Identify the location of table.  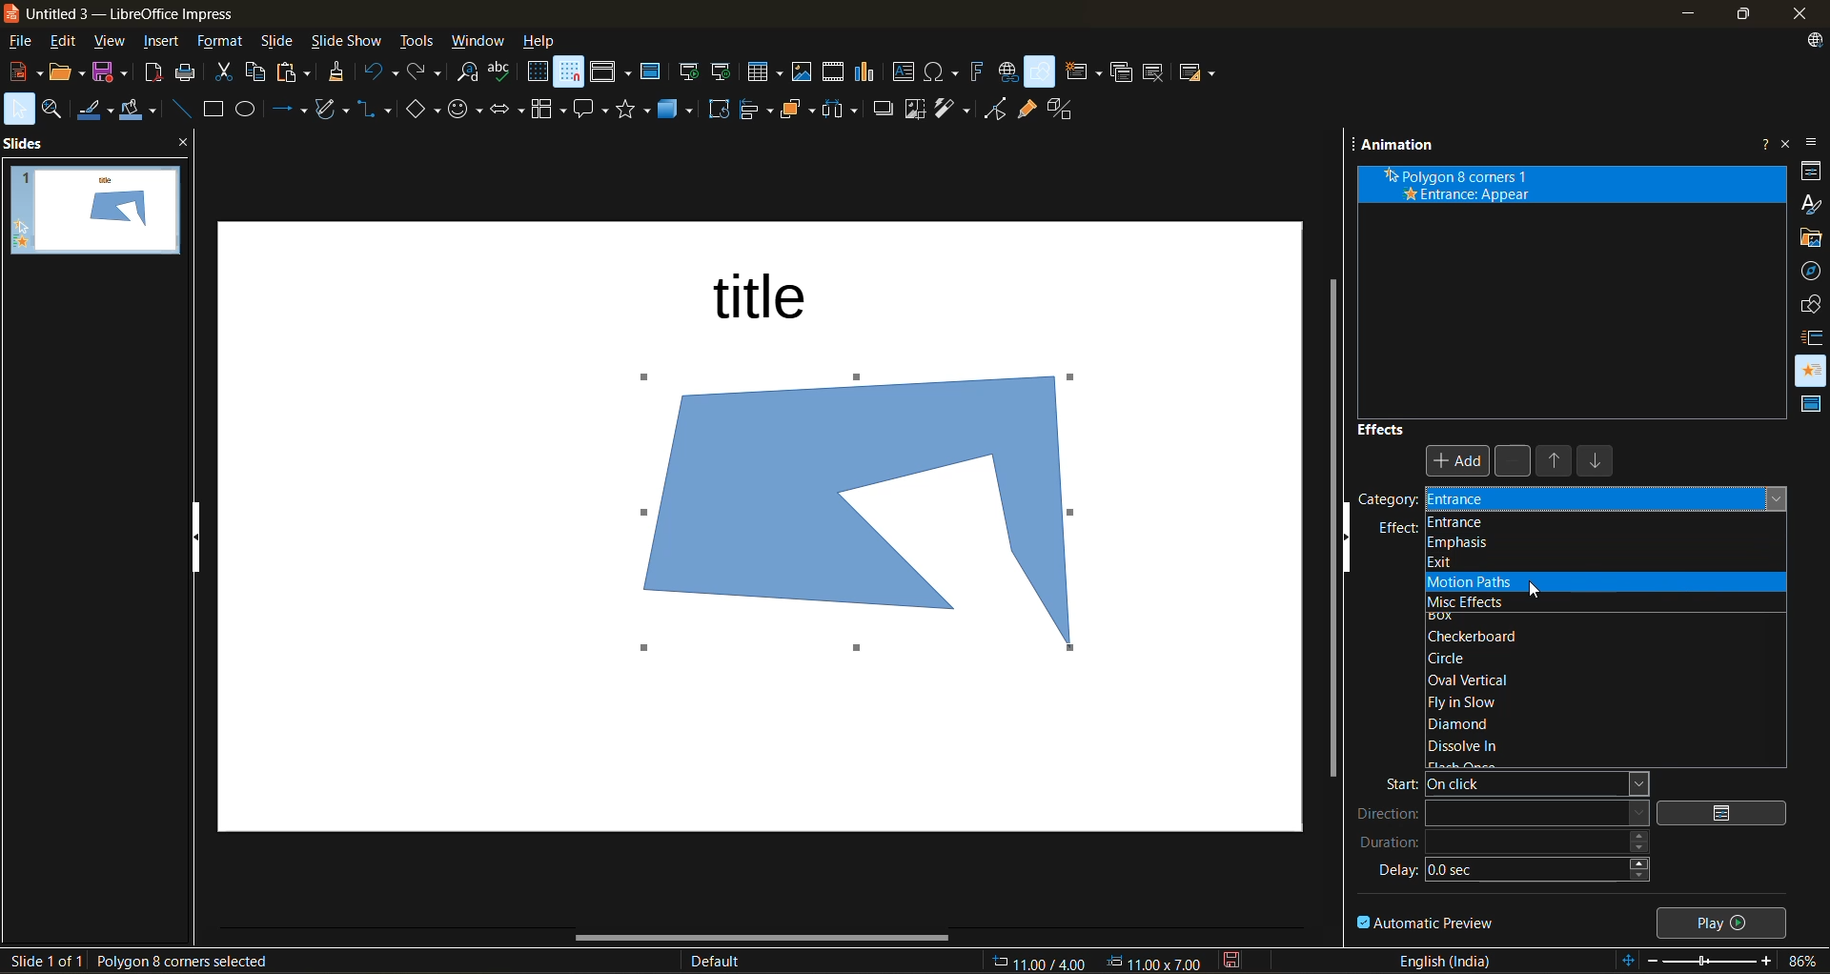
(764, 73).